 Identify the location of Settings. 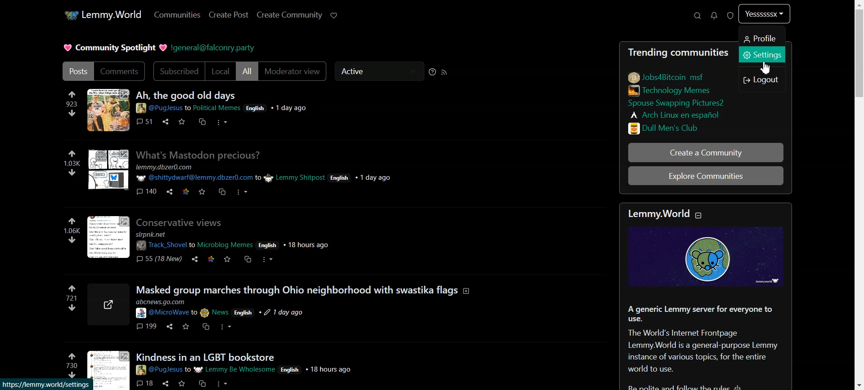
(763, 54).